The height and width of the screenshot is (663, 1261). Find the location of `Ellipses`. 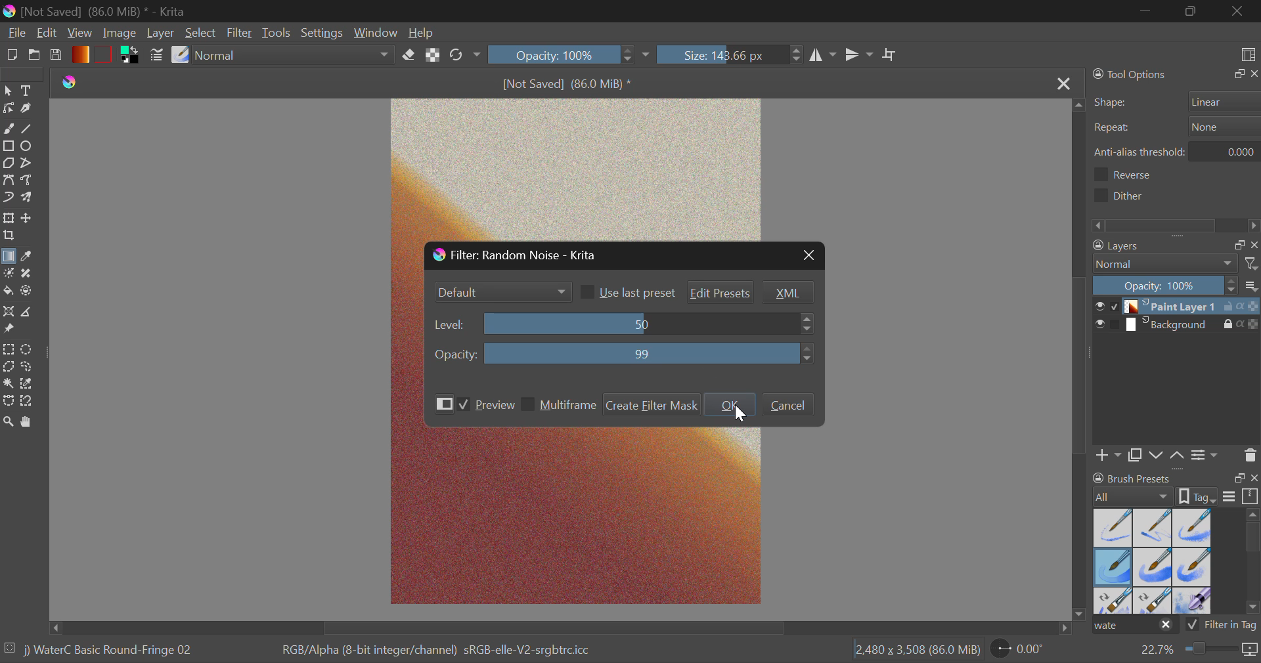

Ellipses is located at coordinates (31, 146).